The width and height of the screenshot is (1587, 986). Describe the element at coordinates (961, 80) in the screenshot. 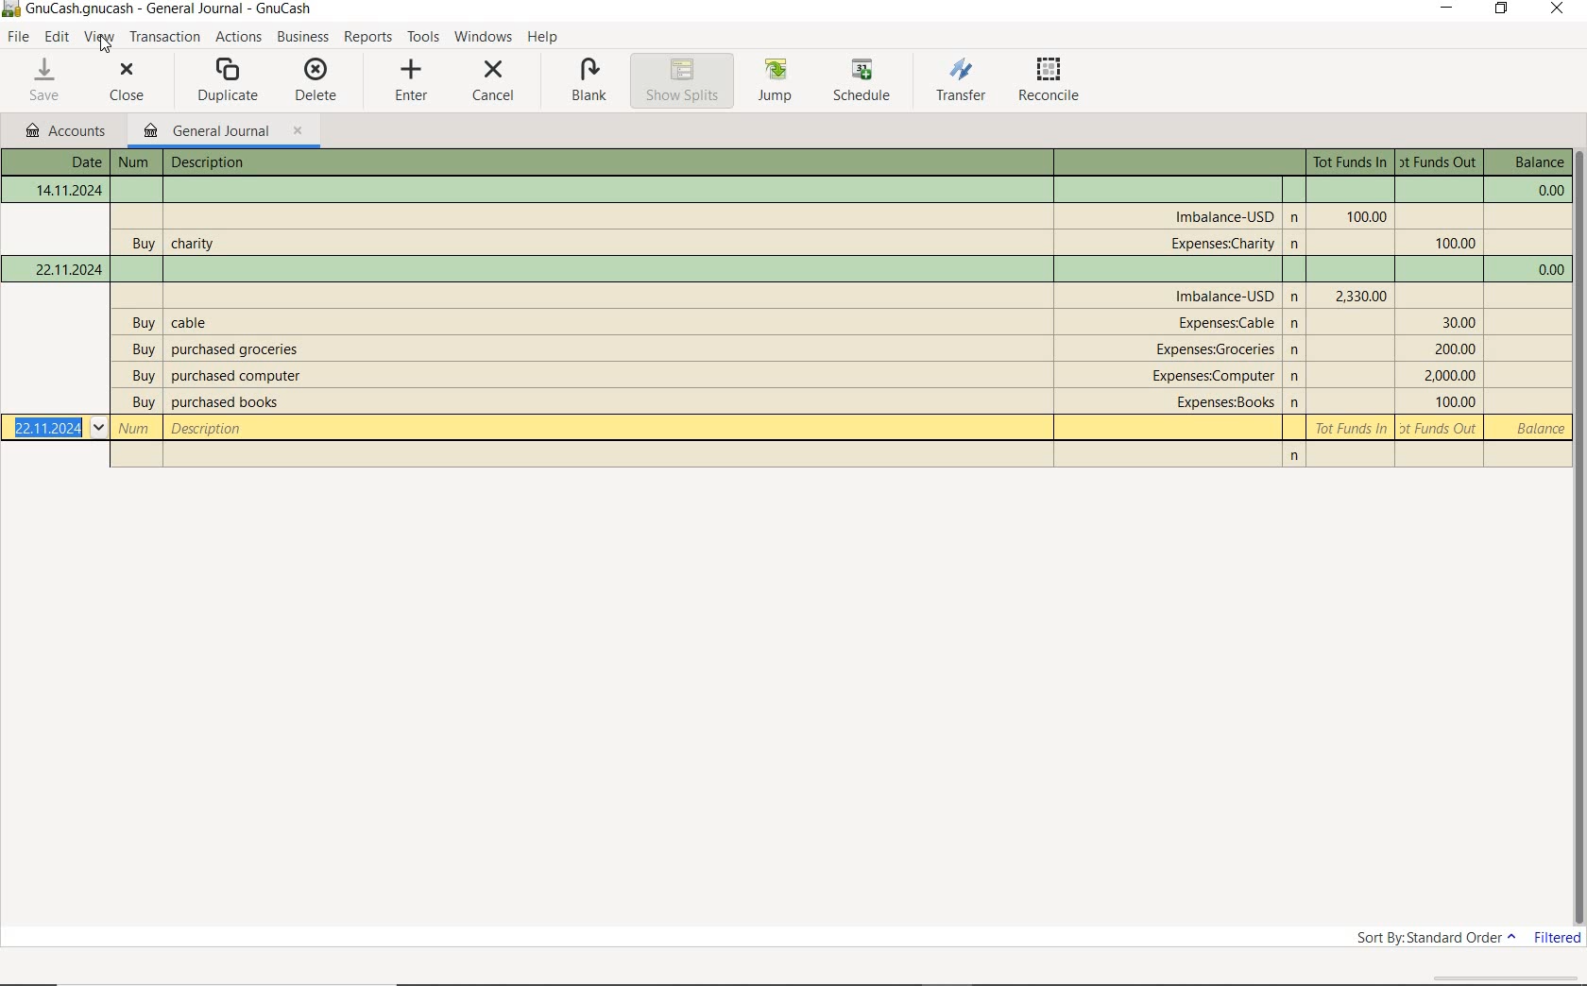

I see `TRANSFER` at that location.